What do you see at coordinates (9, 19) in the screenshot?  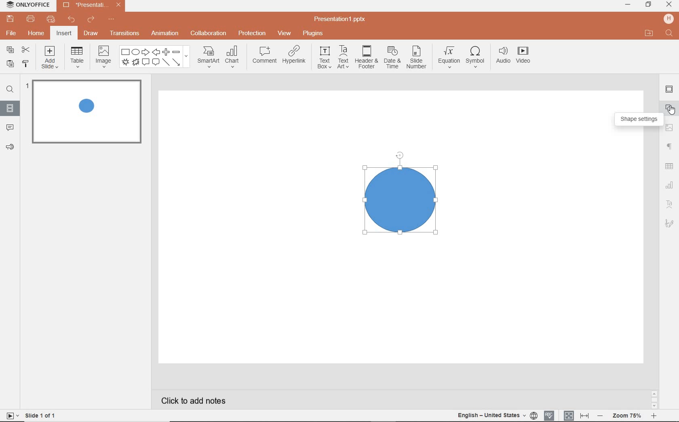 I see `save` at bounding box center [9, 19].